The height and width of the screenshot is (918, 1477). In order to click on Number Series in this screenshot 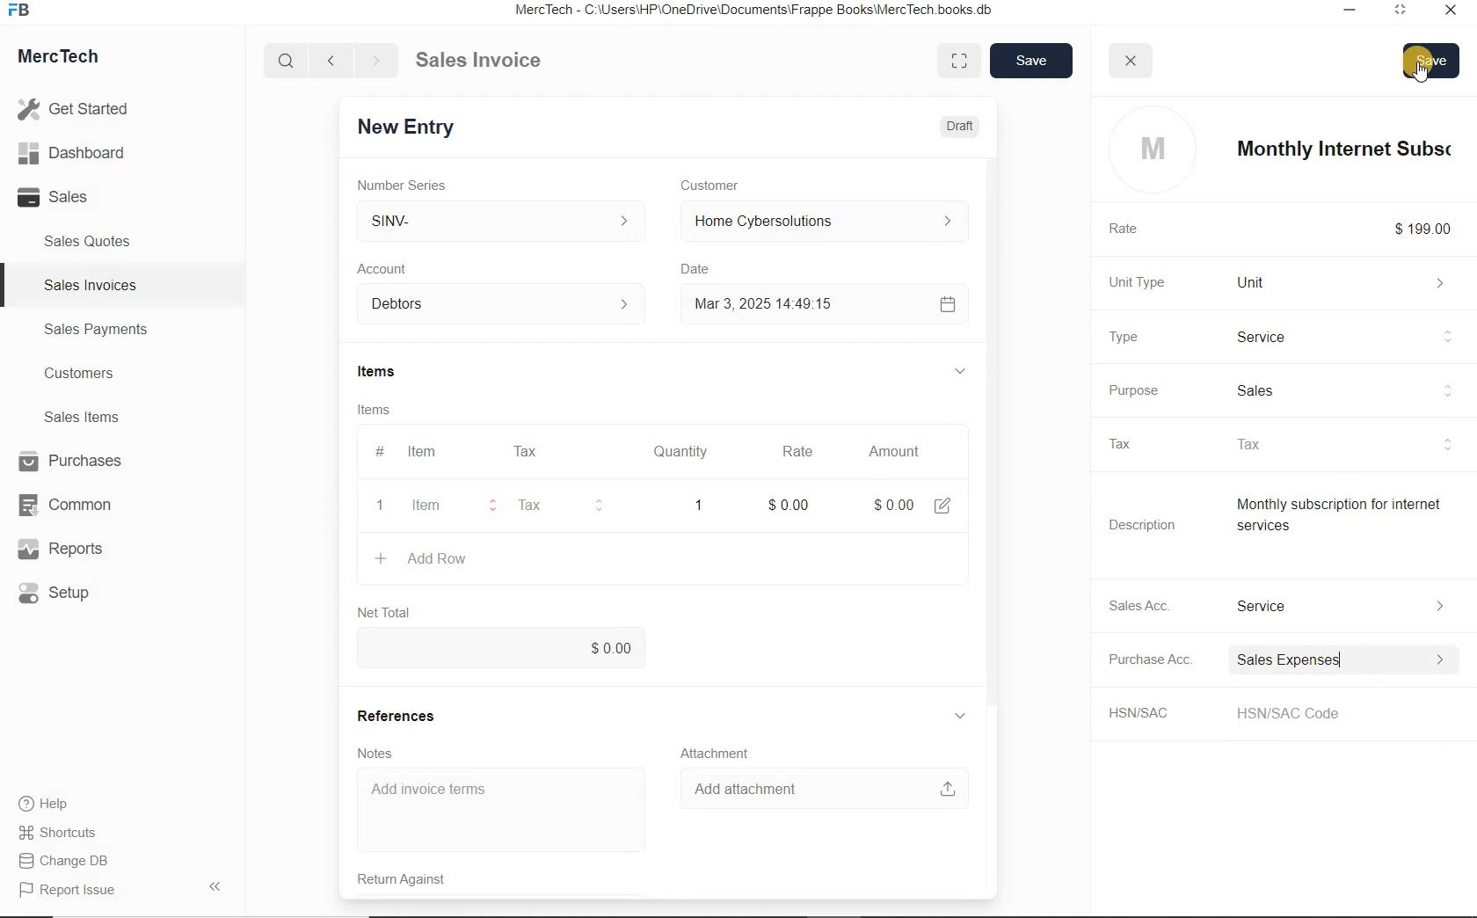, I will do `click(412, 183)`.